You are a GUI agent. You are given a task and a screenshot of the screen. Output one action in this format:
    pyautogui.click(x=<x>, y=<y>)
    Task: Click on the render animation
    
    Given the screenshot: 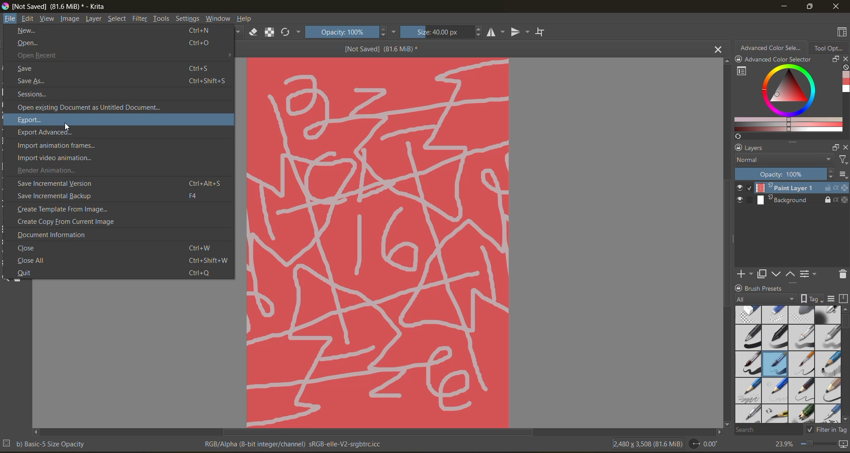 What is the action you would take?
    pyautogui.click(x=47, y=171)
    